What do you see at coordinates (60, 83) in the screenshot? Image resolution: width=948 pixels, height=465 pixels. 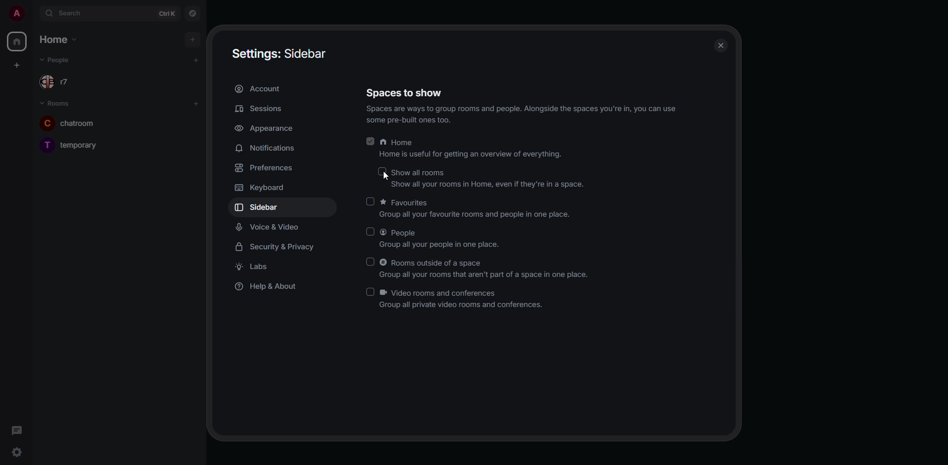 I see `r7` at bounding box center [60, 83].